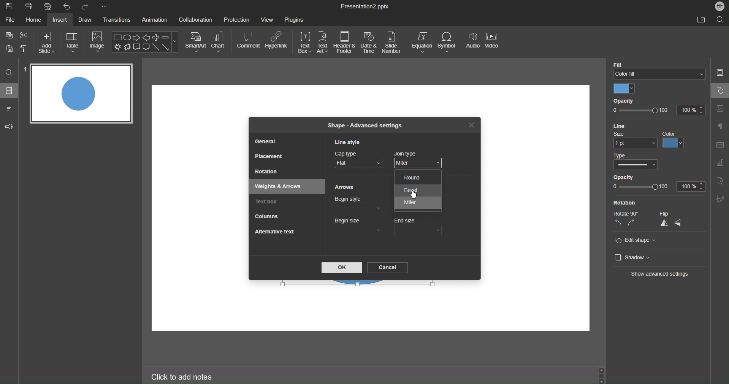 This screenshot has width=729, height=384. Describe the element at coordinates (691, 186) in the screenshot. I see `100%` at that location.